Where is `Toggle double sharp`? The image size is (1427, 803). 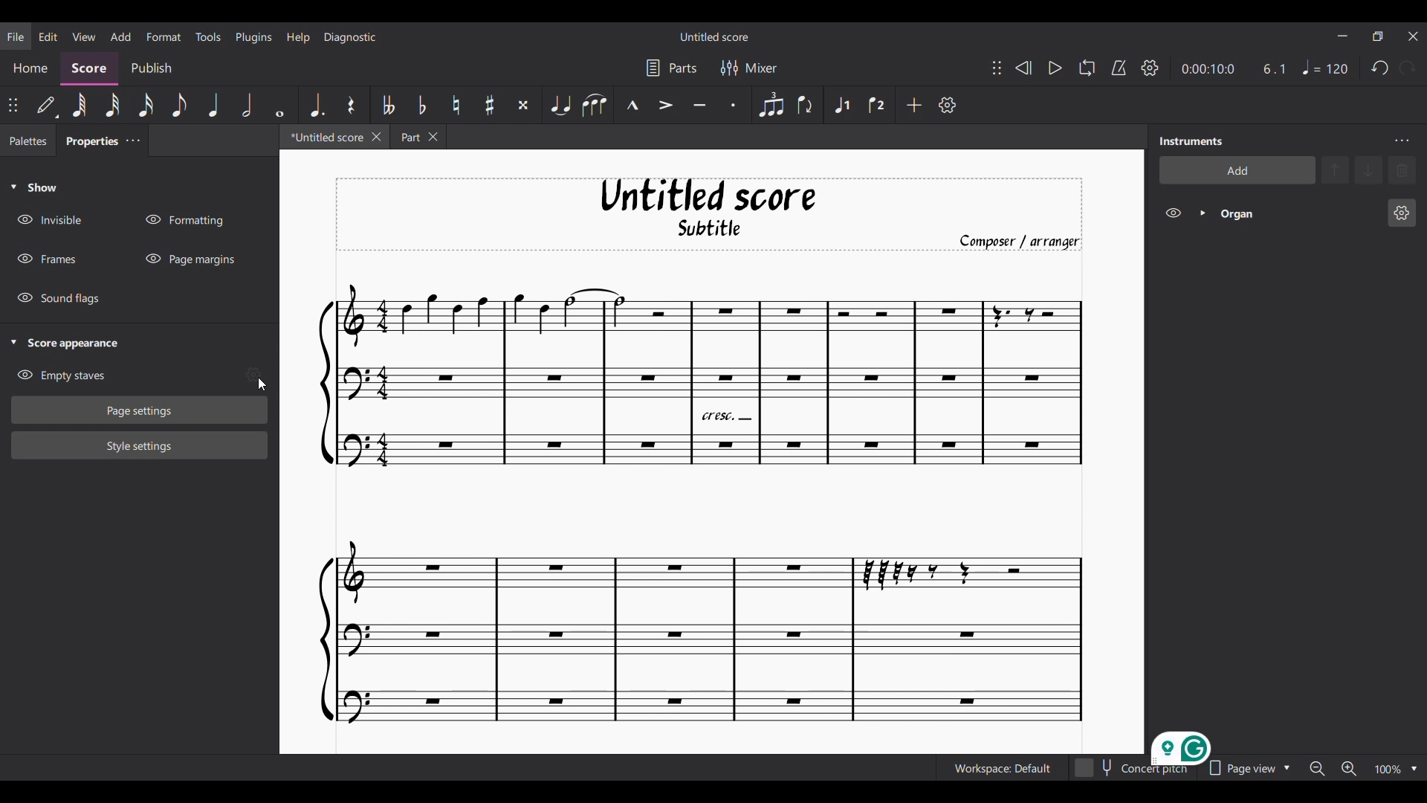 Toggle double sharp is located at coordinates (522, 105).